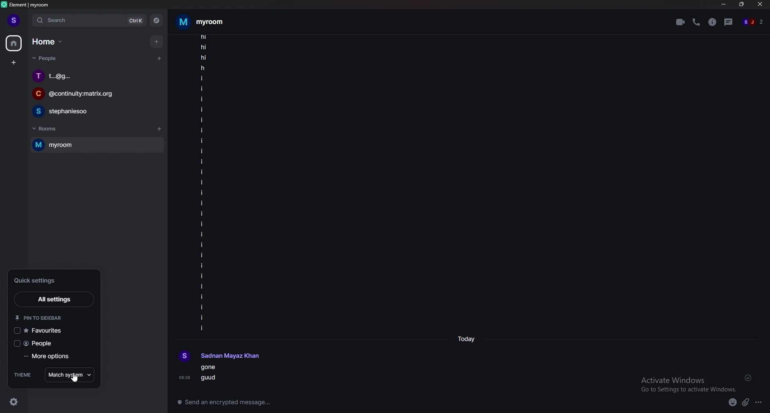 The height and width of the screenshot is (413, 770). What do you see at coordinates (713, 22) in the screenshot?
I see `room info` at bounding box center [713, 22].